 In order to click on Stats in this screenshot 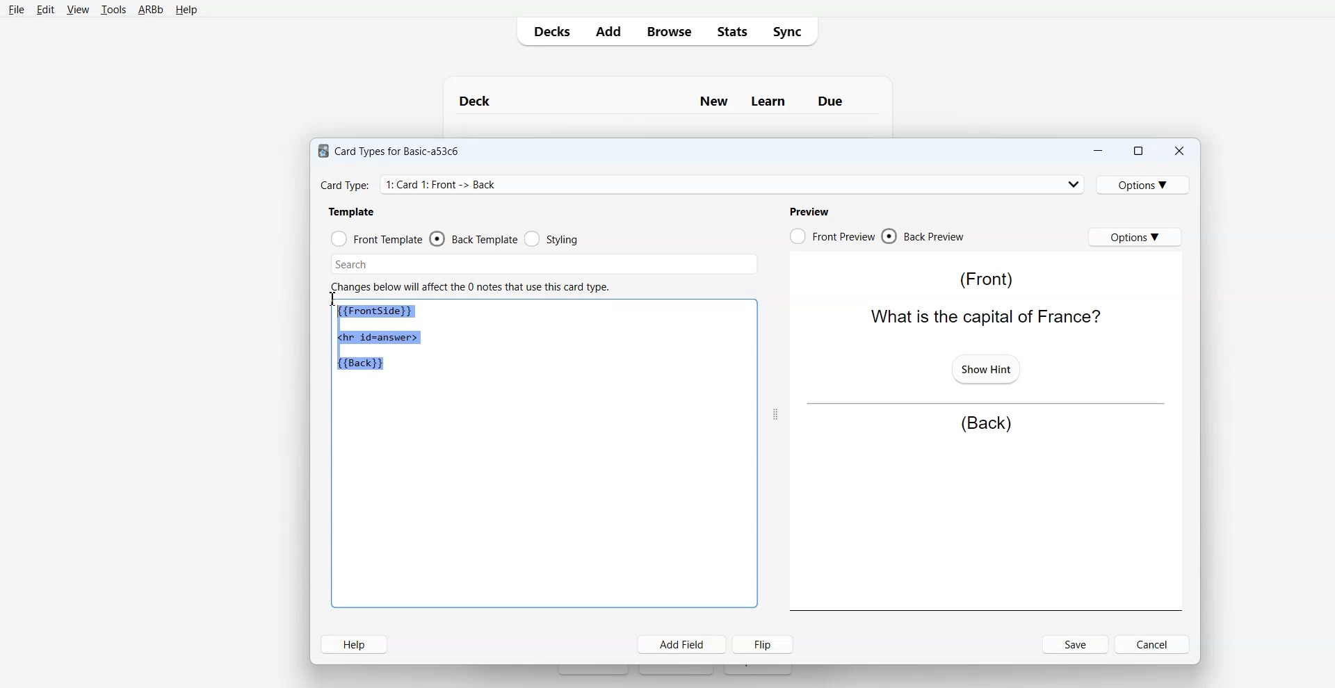, I will do `click(731, 31)`.